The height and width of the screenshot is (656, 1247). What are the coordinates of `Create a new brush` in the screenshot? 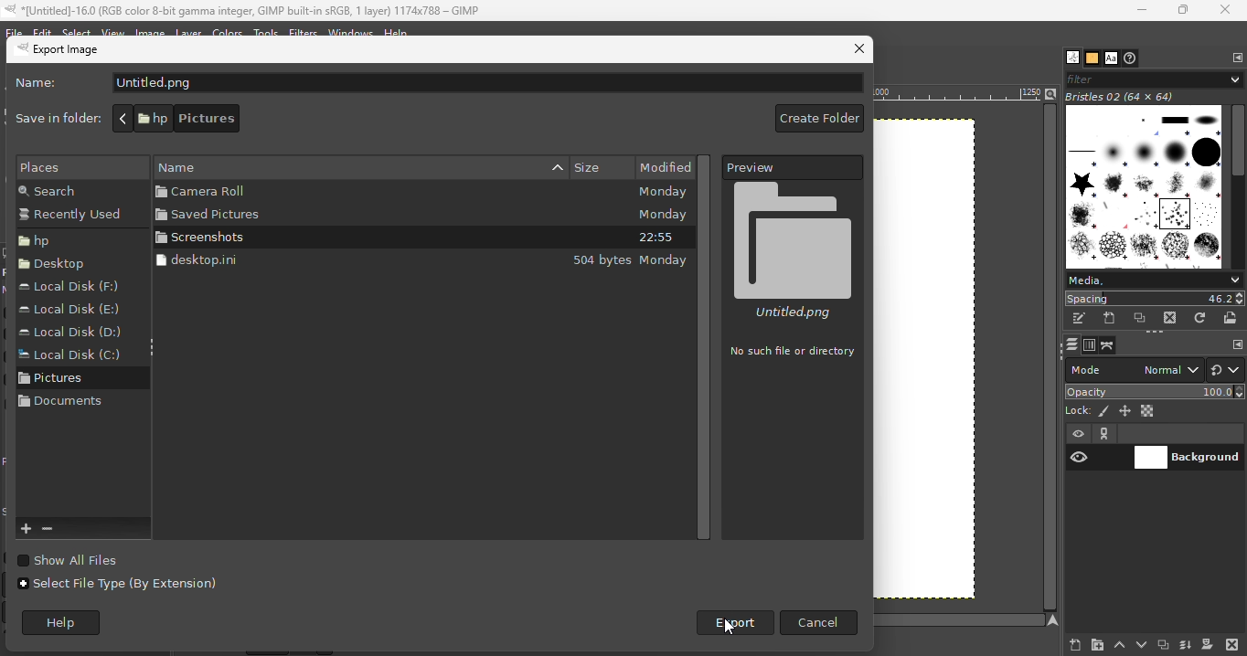 It's located at (1110, 318).